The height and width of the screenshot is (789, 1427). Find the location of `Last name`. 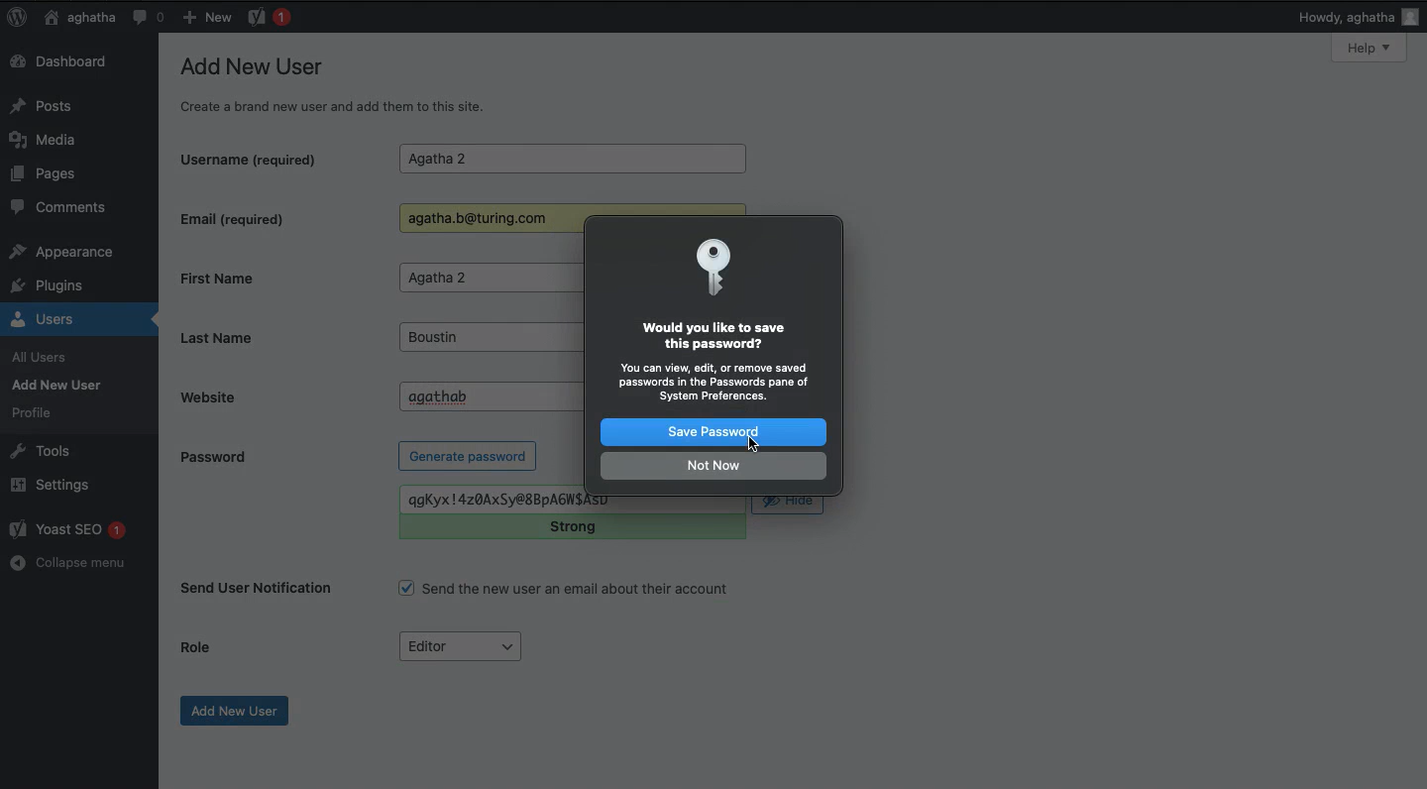

Last name is located at coordinates (234, 337).